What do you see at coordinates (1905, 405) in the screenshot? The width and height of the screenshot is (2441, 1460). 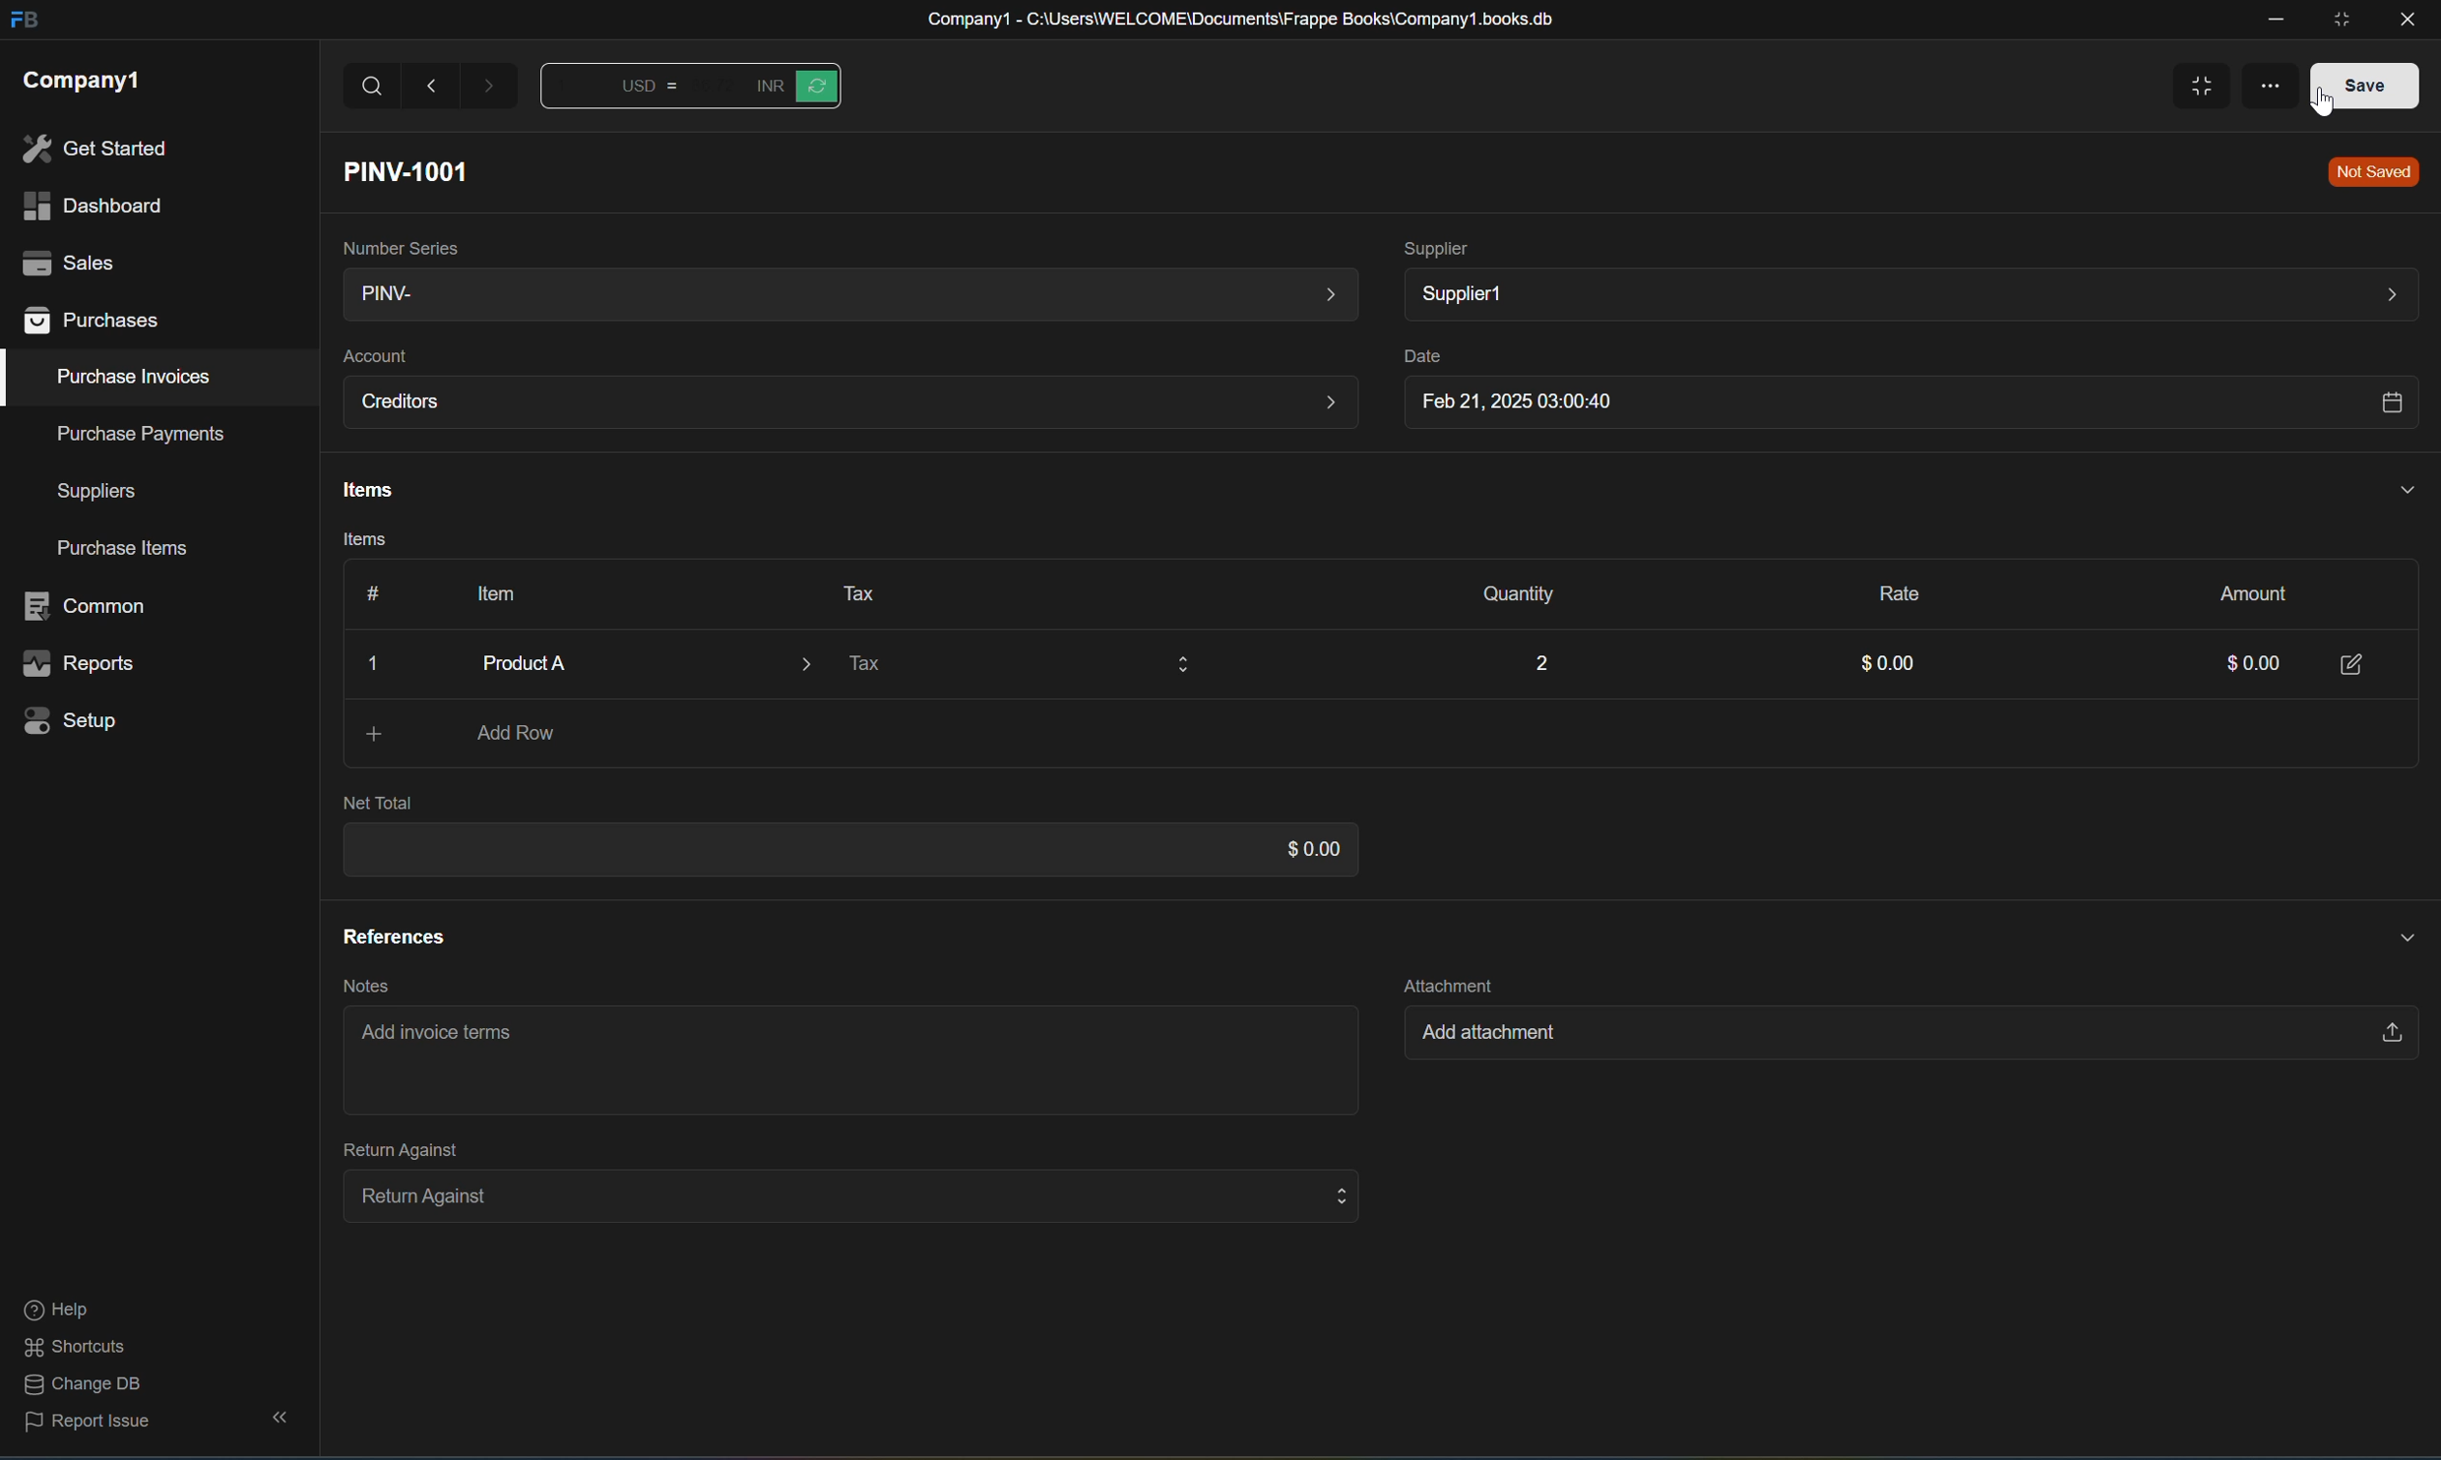 I see `Feb 21, 2025 03:00:40` at bounding box center [1905, 405].